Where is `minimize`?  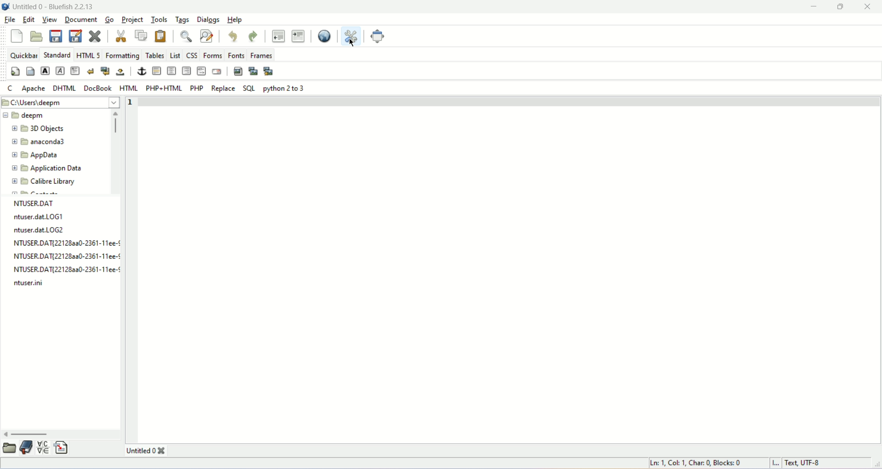
minimize is located at coordinates (812, 7).